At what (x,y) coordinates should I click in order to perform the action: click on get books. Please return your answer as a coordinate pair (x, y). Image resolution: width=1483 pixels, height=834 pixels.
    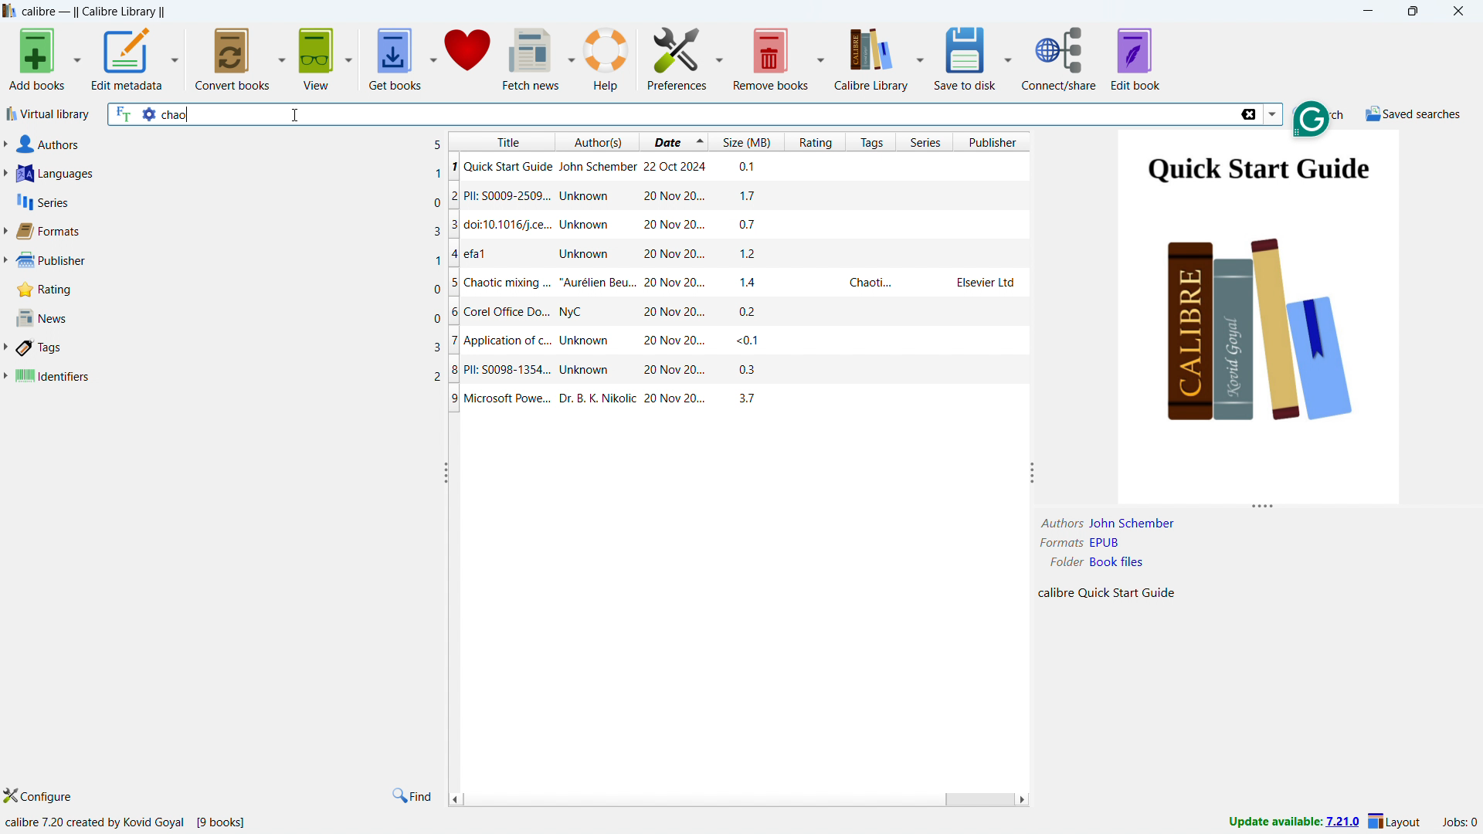
    Looking at the image, I should click on (395, 57).